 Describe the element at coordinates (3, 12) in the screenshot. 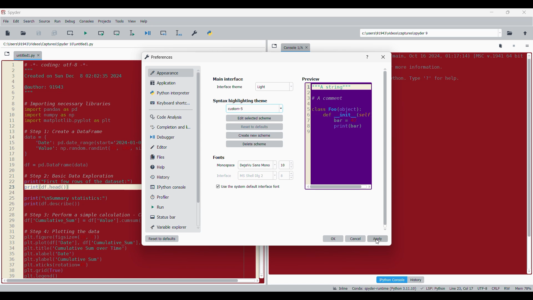

I see `Software logo` at that location.